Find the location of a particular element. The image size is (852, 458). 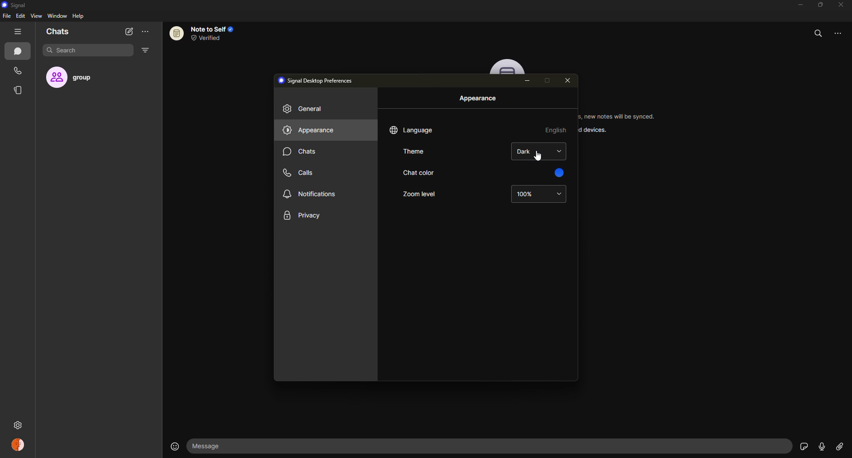

notifications is located at coordinates (312, 193).